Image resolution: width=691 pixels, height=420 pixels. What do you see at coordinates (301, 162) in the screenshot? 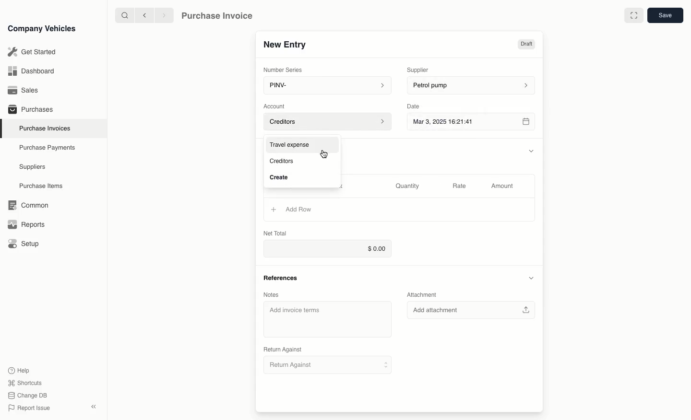
I see `-
Creditors.` at bounding box center [301, 162].